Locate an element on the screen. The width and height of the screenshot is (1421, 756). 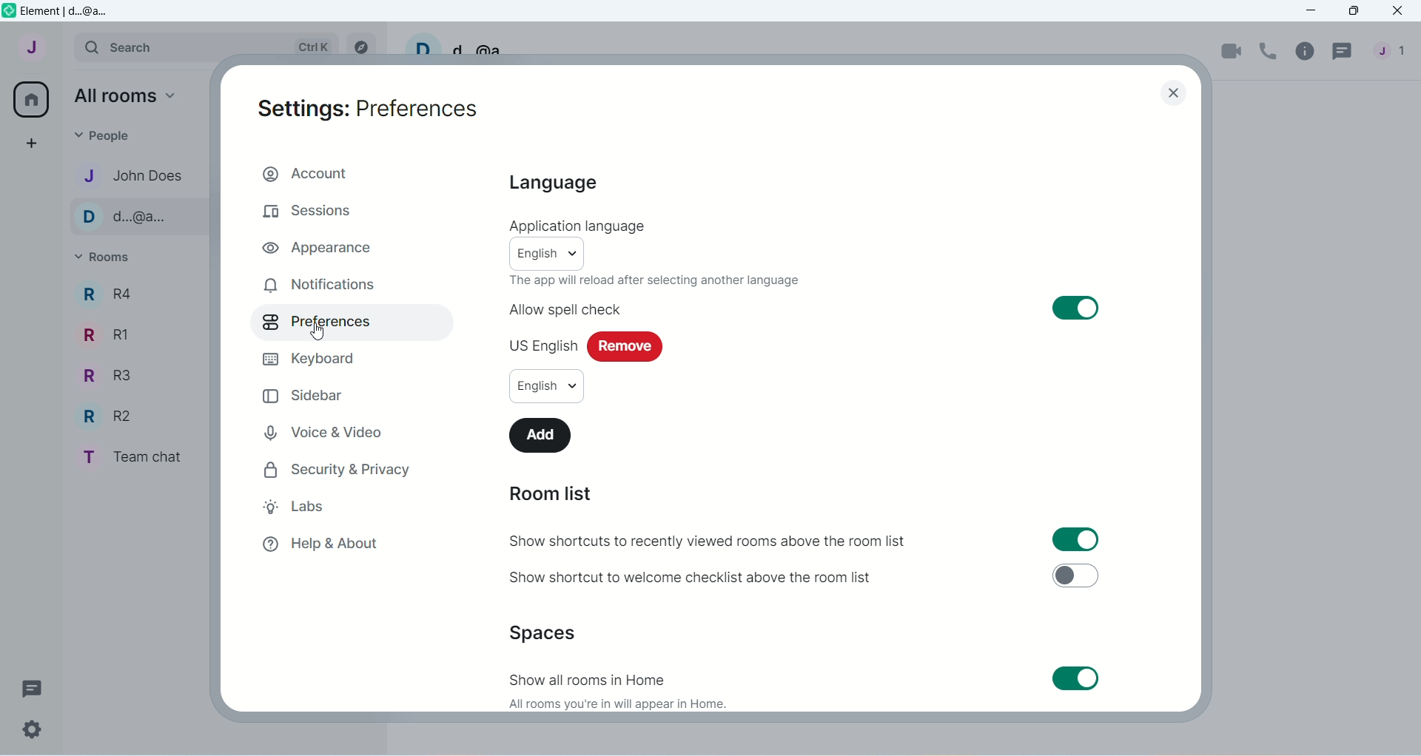
Element app icon is located at coordinates (10, 11).